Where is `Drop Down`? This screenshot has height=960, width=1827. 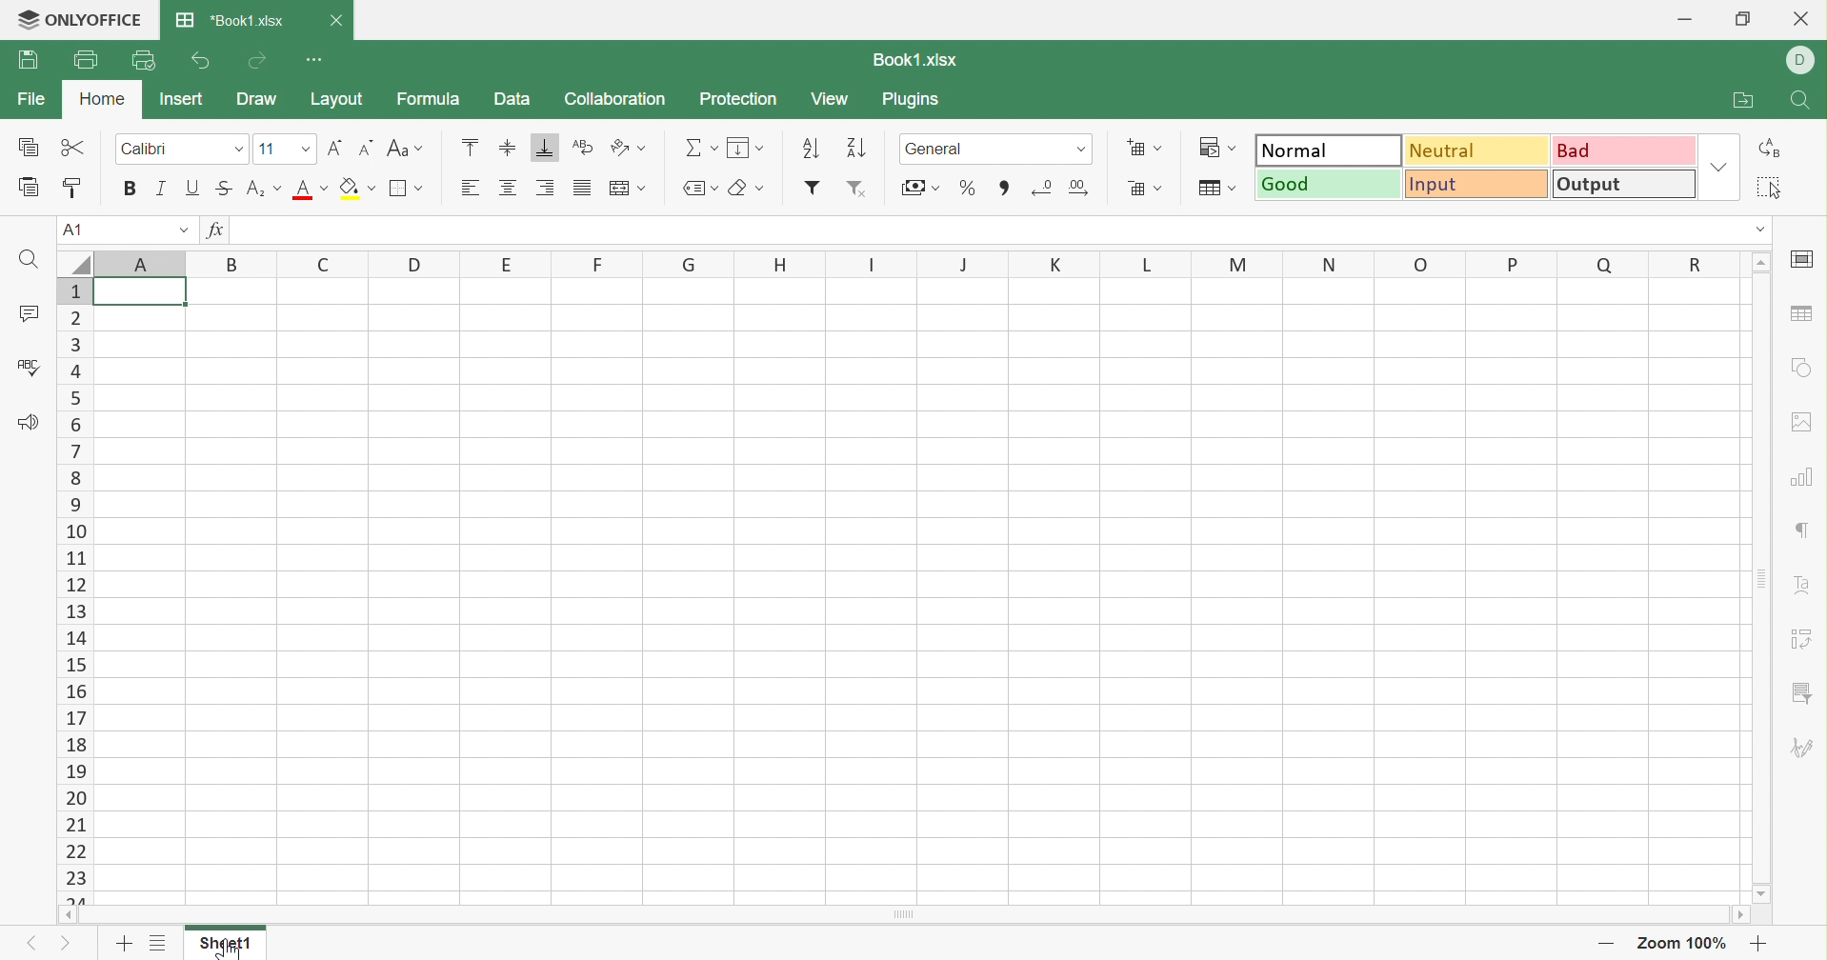
Drop Down is located at coordinates (1757, 231).